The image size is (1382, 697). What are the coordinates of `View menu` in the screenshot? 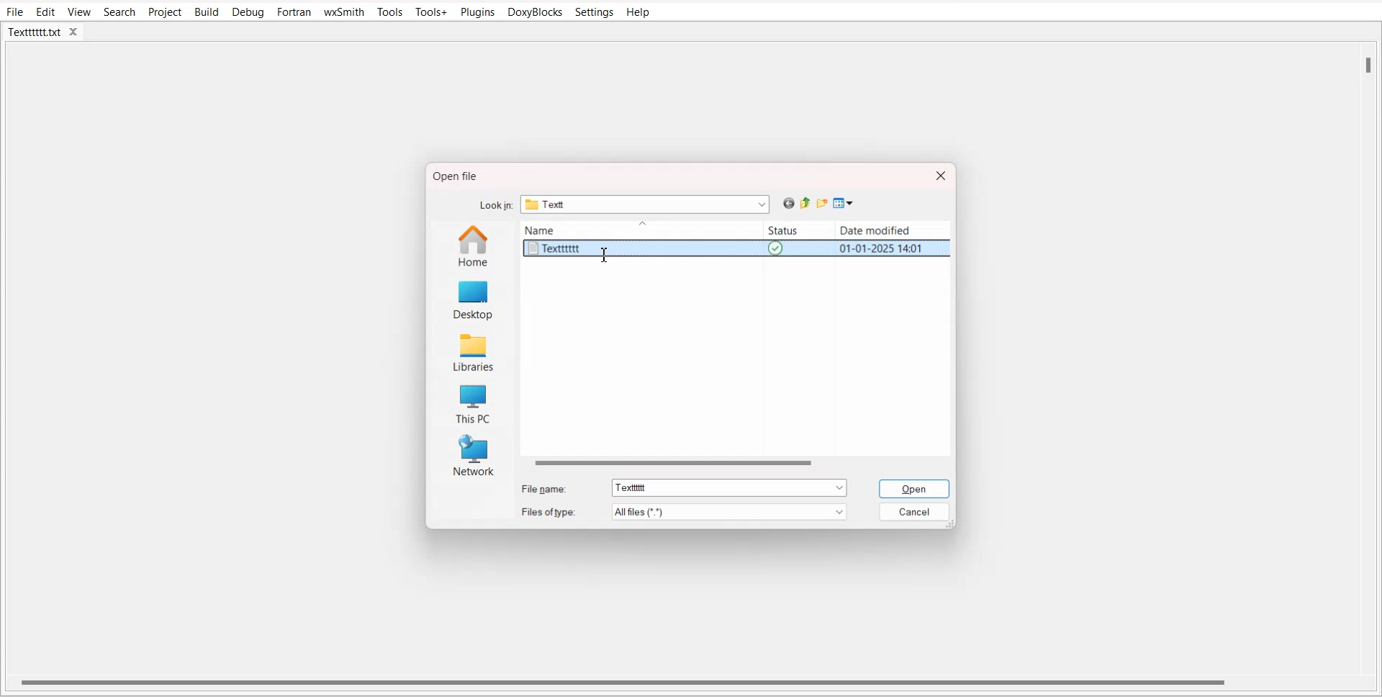 It's located at (846, 204).